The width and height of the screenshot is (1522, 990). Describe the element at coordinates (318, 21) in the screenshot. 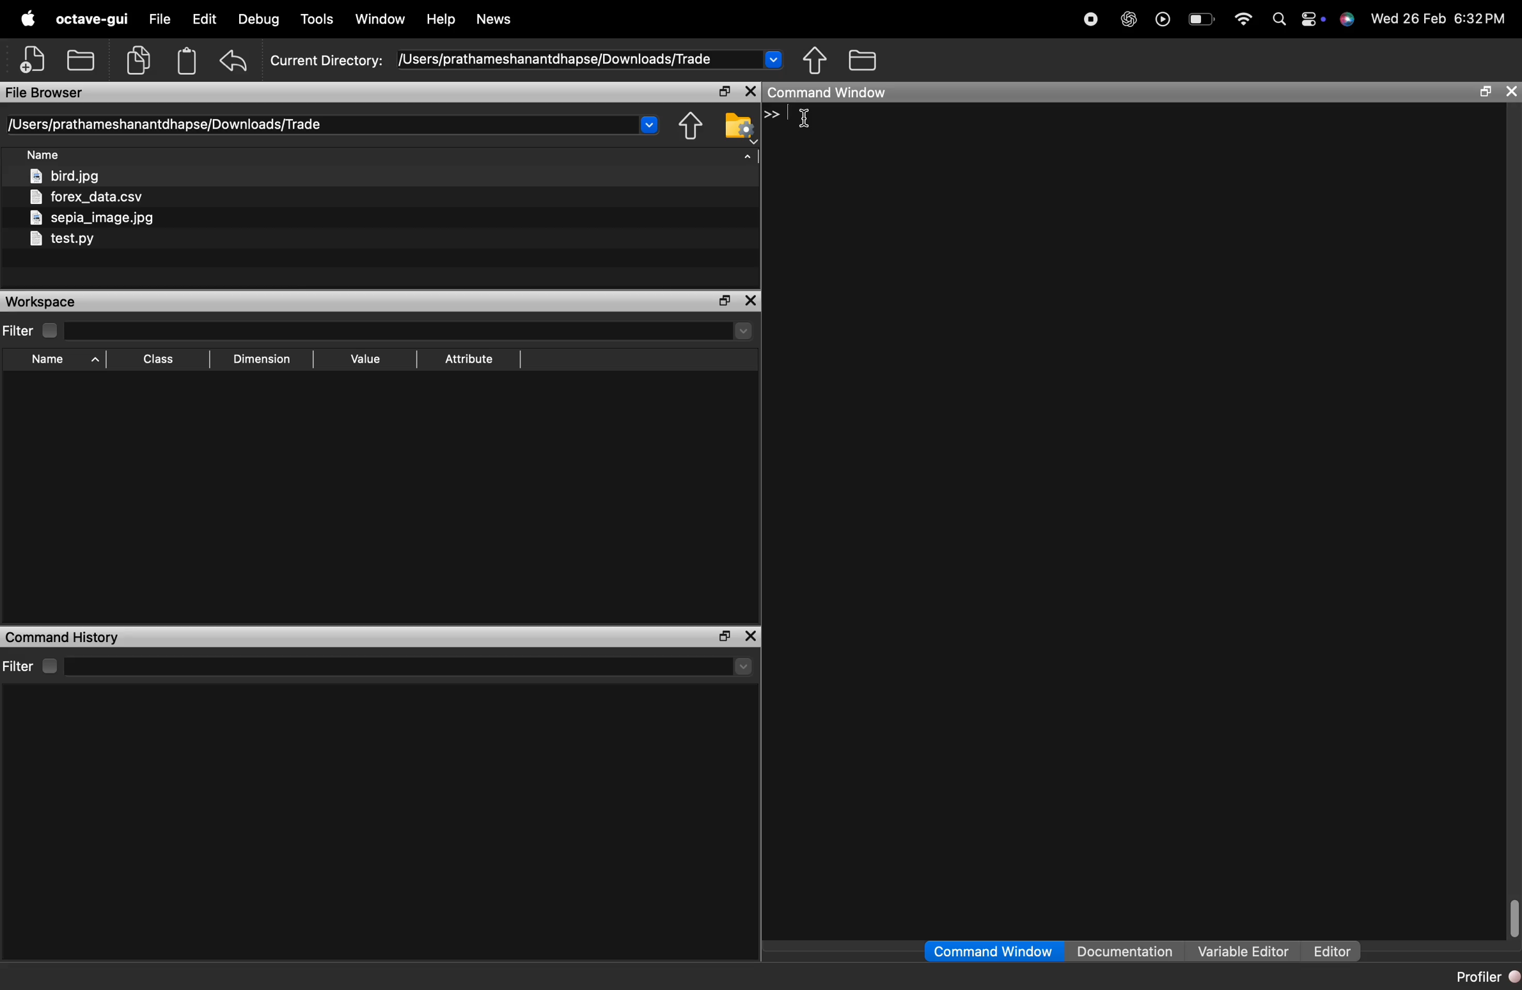

I see `tools` at that location.